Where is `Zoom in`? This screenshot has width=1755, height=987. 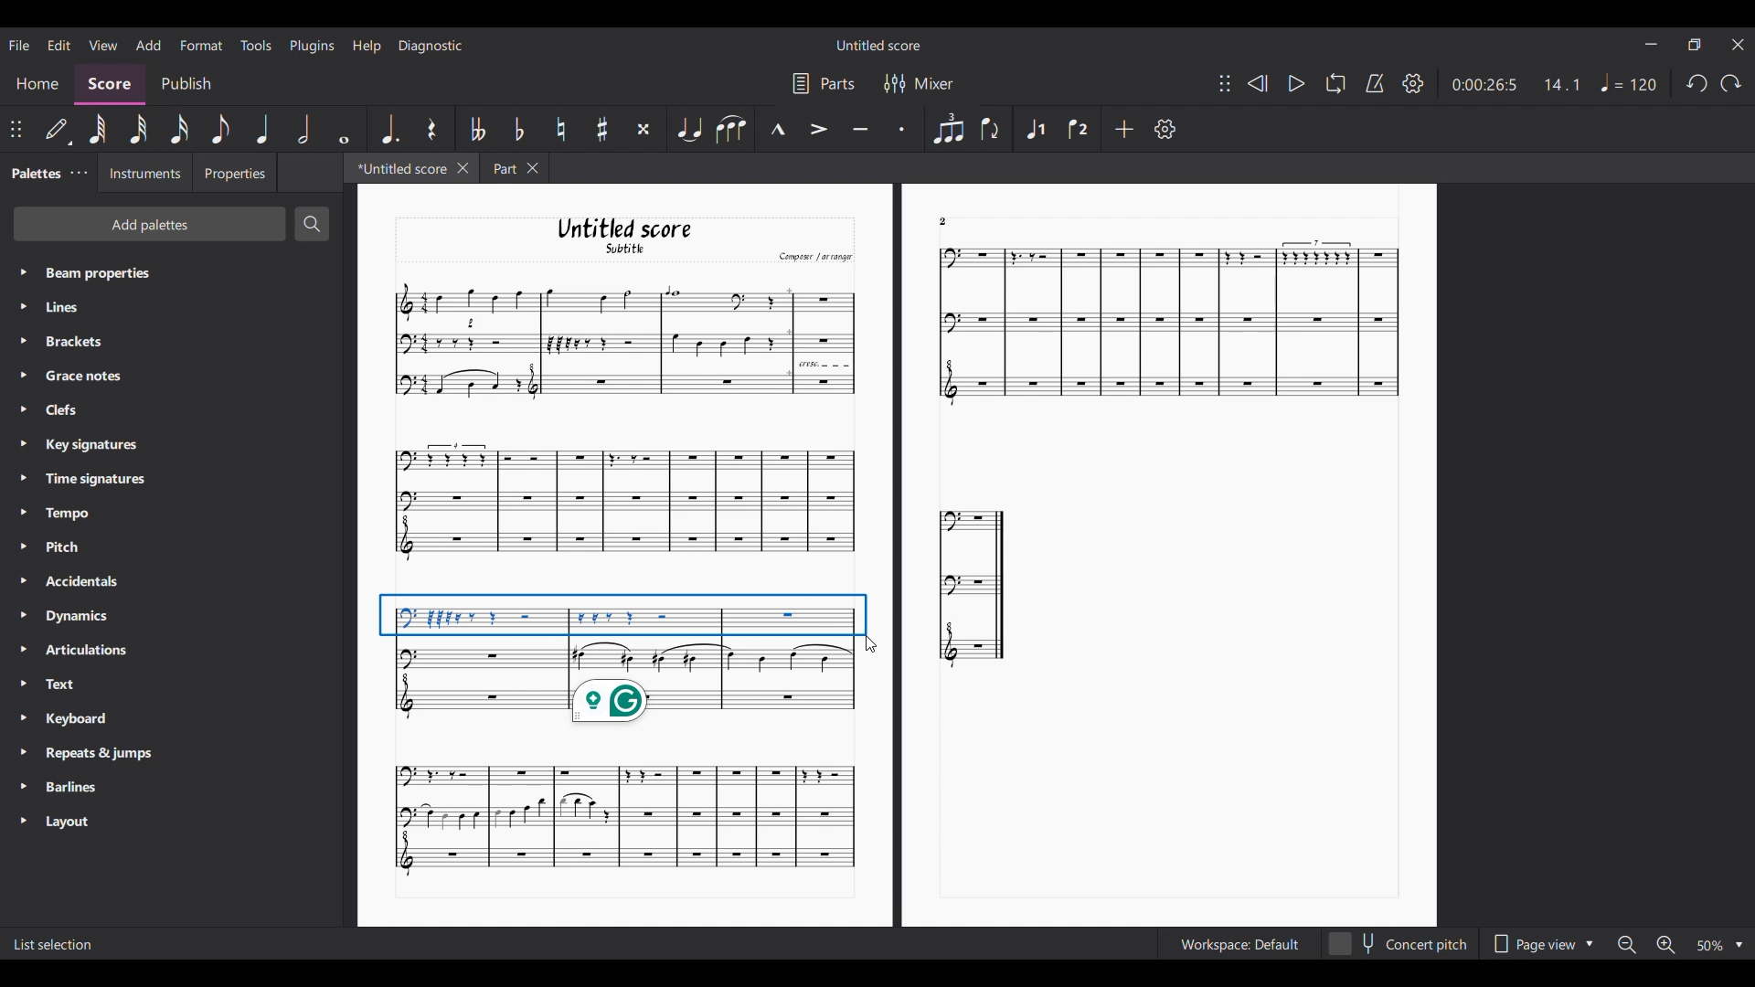
Zoom in is located at coordinates (1667, 946).